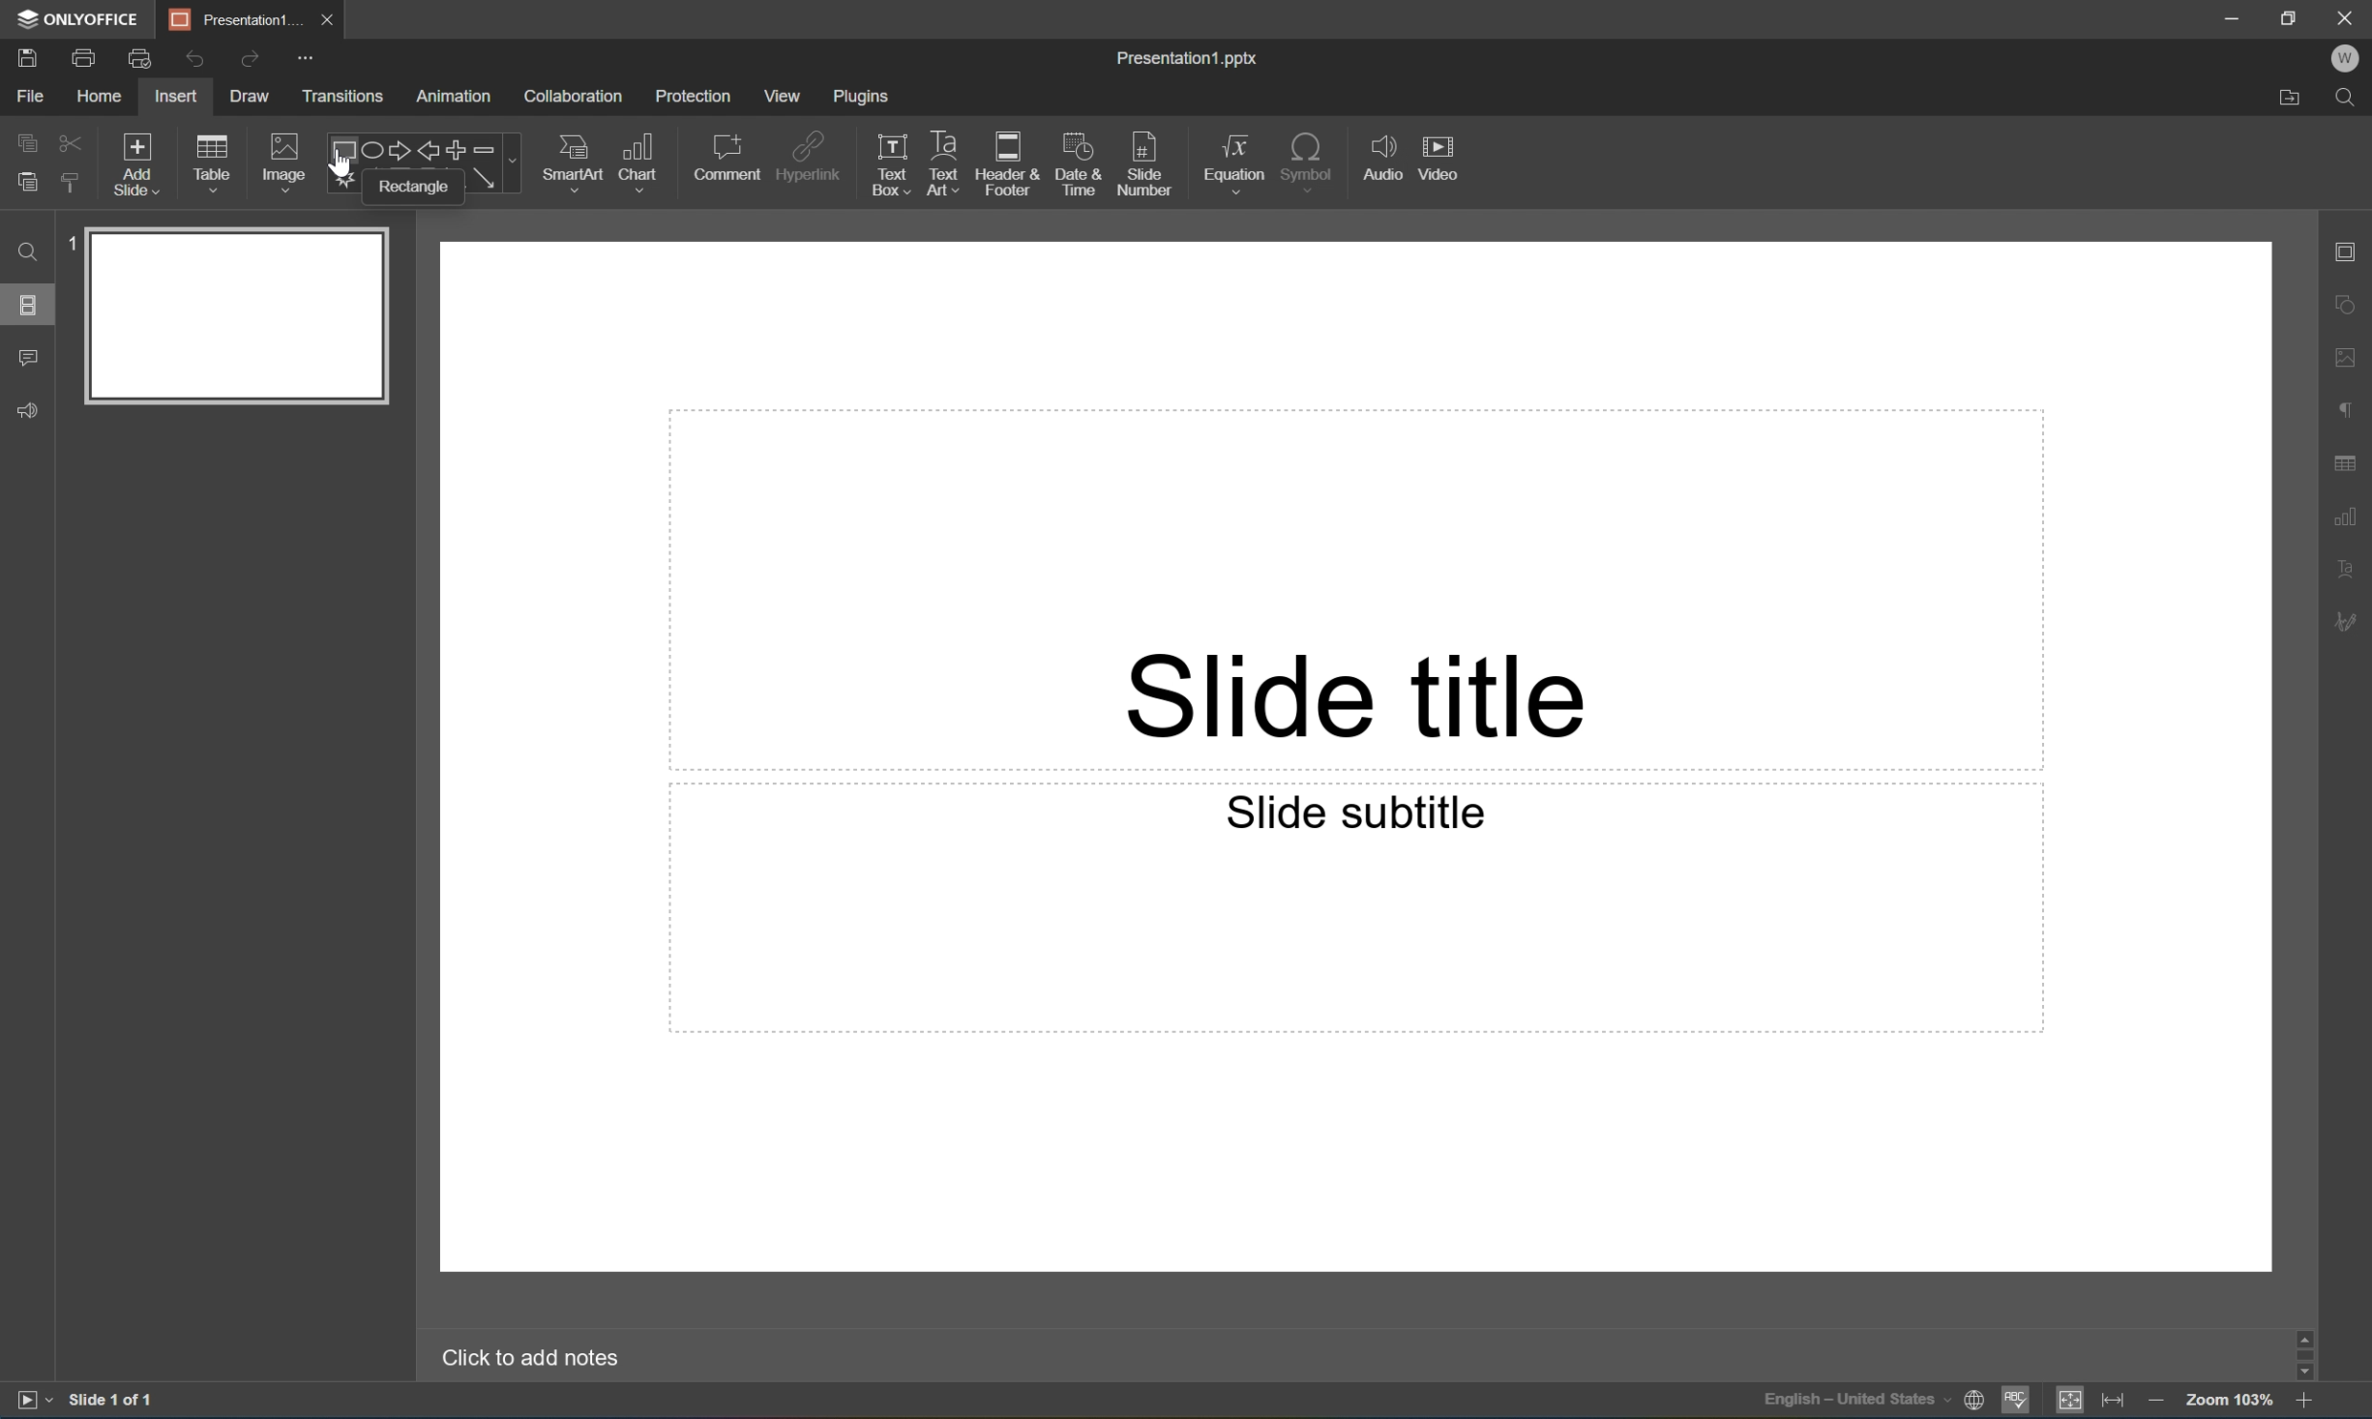  What do you see at coordinates (1356, 697) in the screenshot?
I see `Slide title` at bounding box center [1356, 697].